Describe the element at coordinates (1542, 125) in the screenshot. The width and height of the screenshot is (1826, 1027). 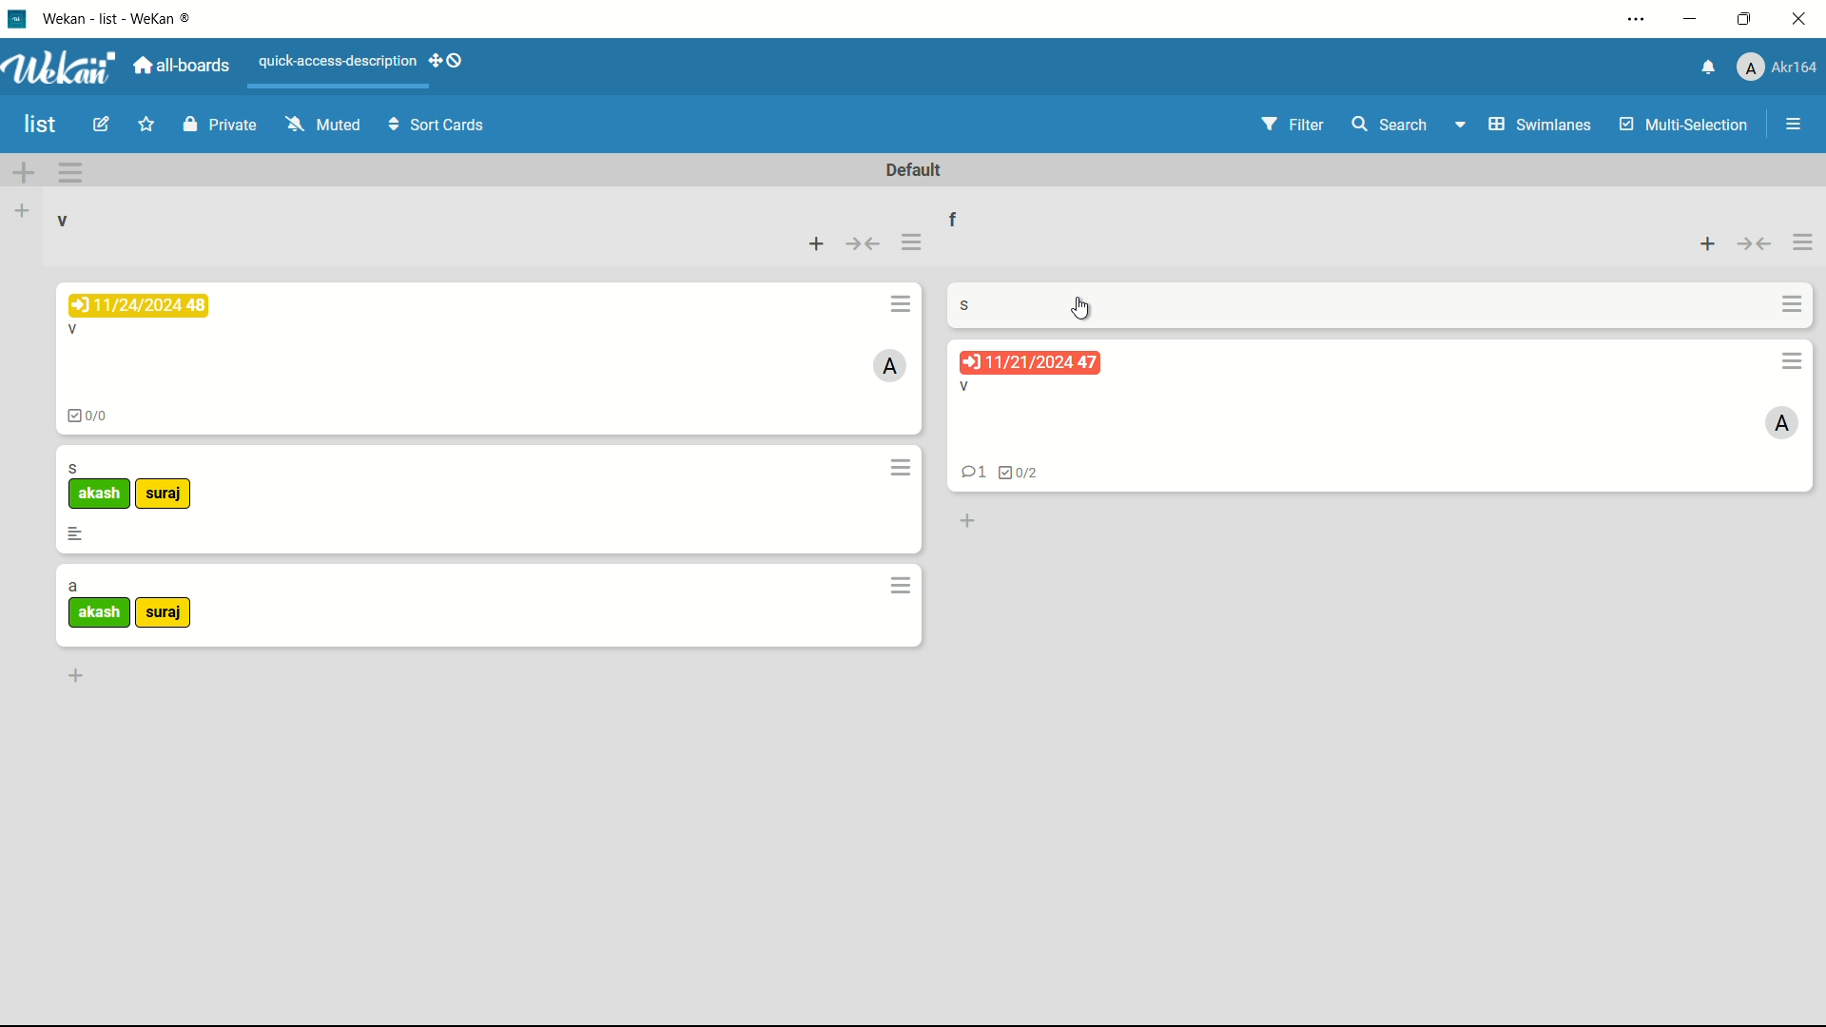
I see `swimlanes` at that location.